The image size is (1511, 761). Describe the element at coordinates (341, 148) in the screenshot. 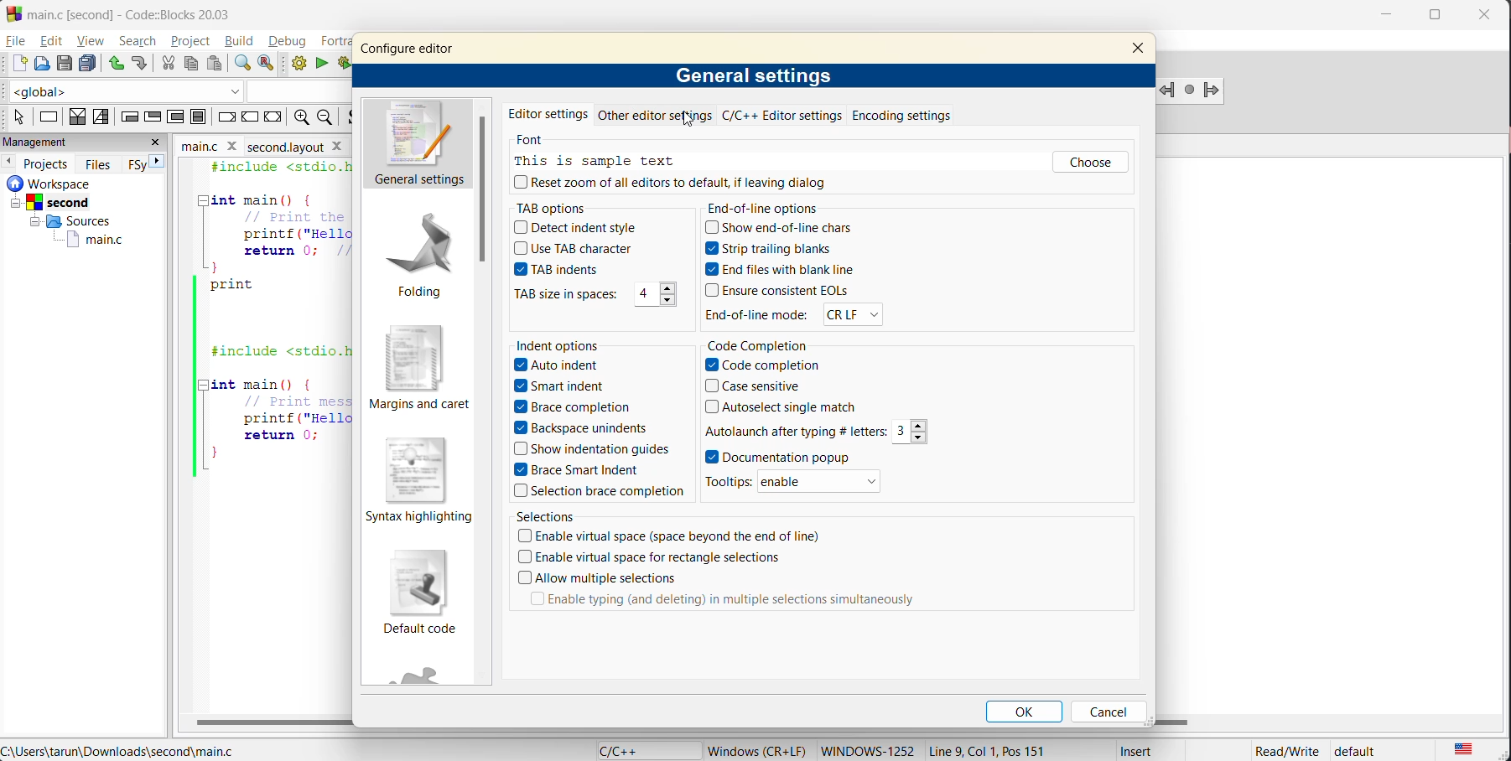

I see `close` at that location.